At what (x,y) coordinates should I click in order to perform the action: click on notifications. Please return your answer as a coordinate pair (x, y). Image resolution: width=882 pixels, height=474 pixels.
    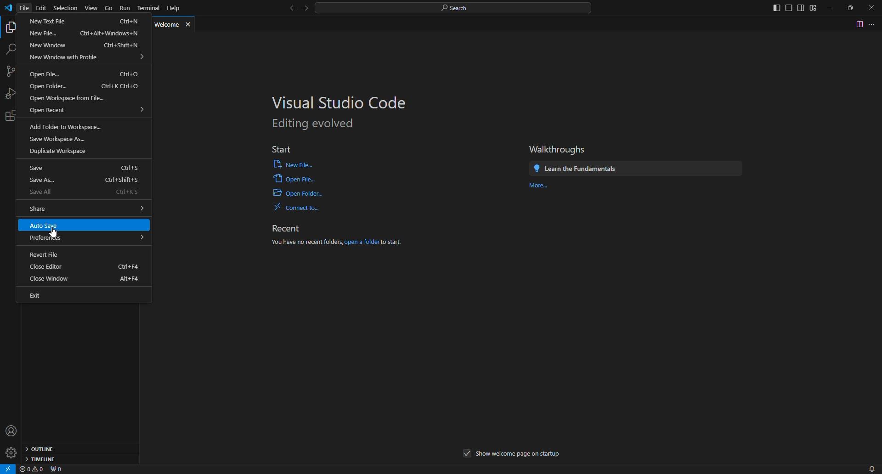
    Looking at the image, I should click on (869, 468).